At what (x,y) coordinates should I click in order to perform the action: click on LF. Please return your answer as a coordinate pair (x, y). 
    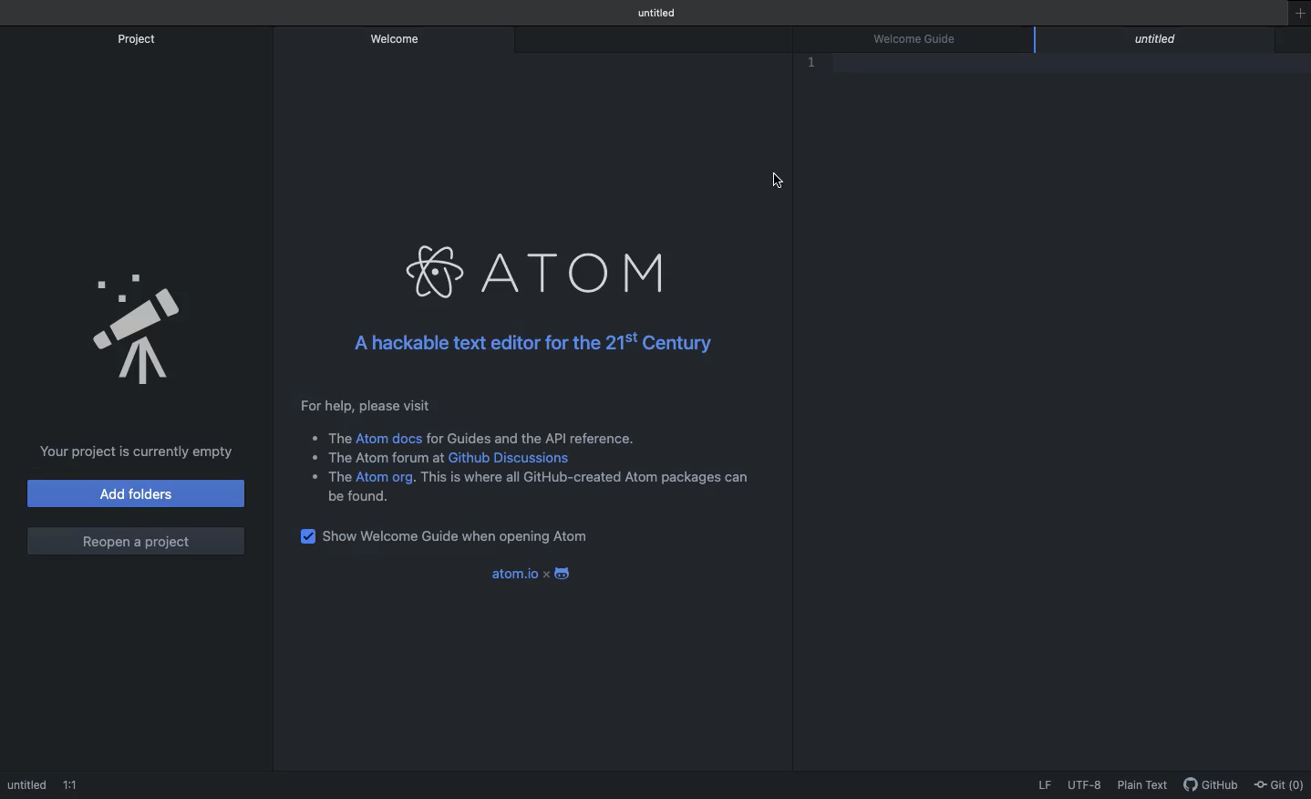
    Looking at the image, I should click on (1046, 783).